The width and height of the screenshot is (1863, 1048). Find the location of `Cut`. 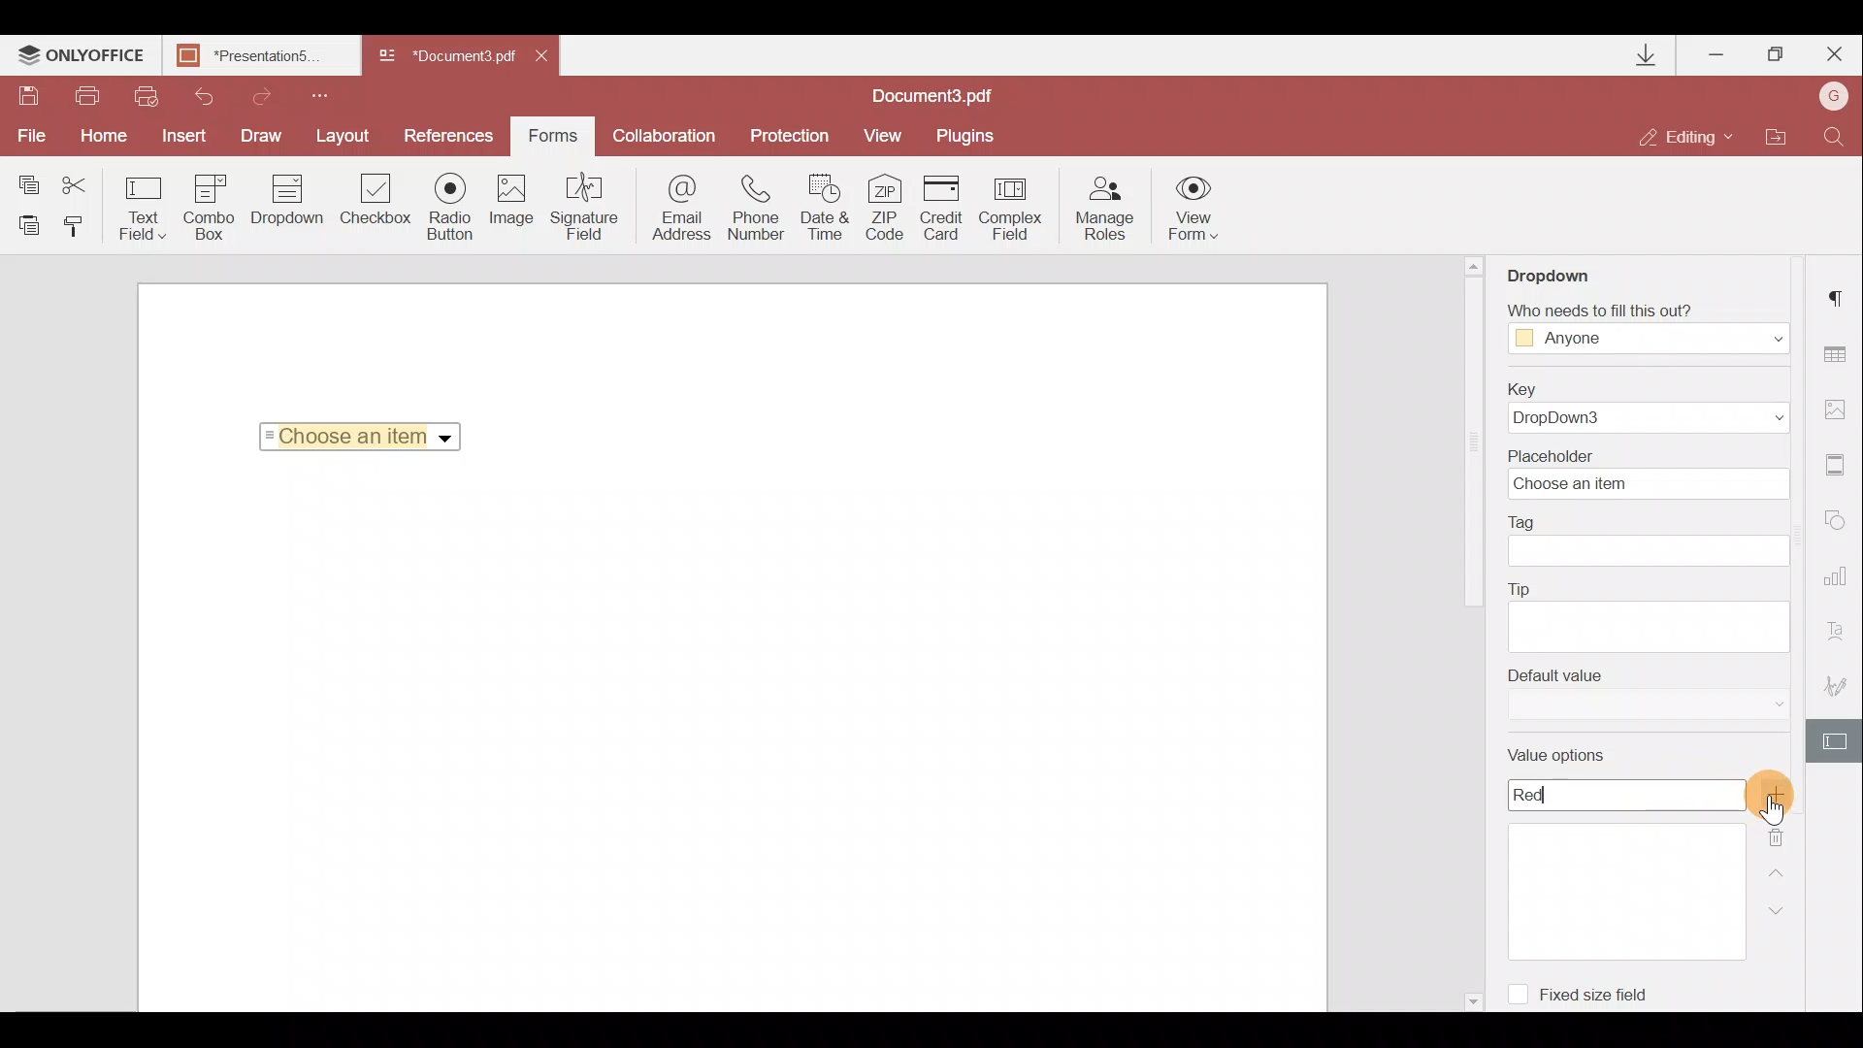

Cut is located at coordinates (77, 180).